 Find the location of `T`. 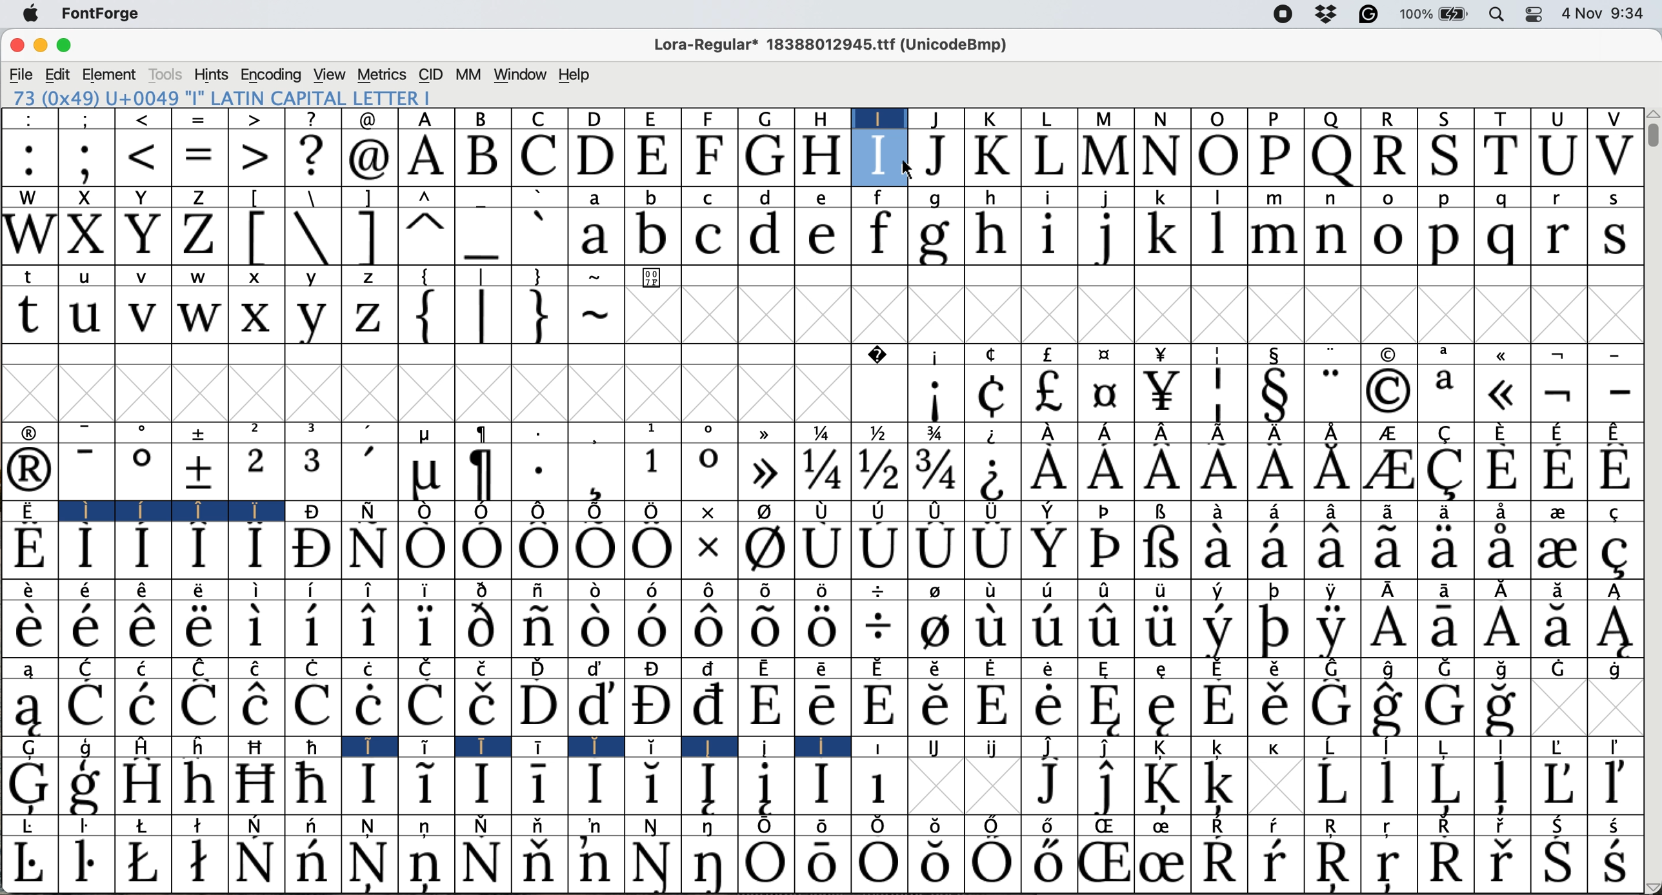

T is located at coordinates (1501, 117).